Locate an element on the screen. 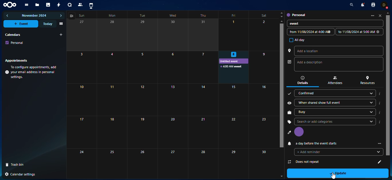 The image size is (392, 180). drop down is located at coordinates (370, 102).